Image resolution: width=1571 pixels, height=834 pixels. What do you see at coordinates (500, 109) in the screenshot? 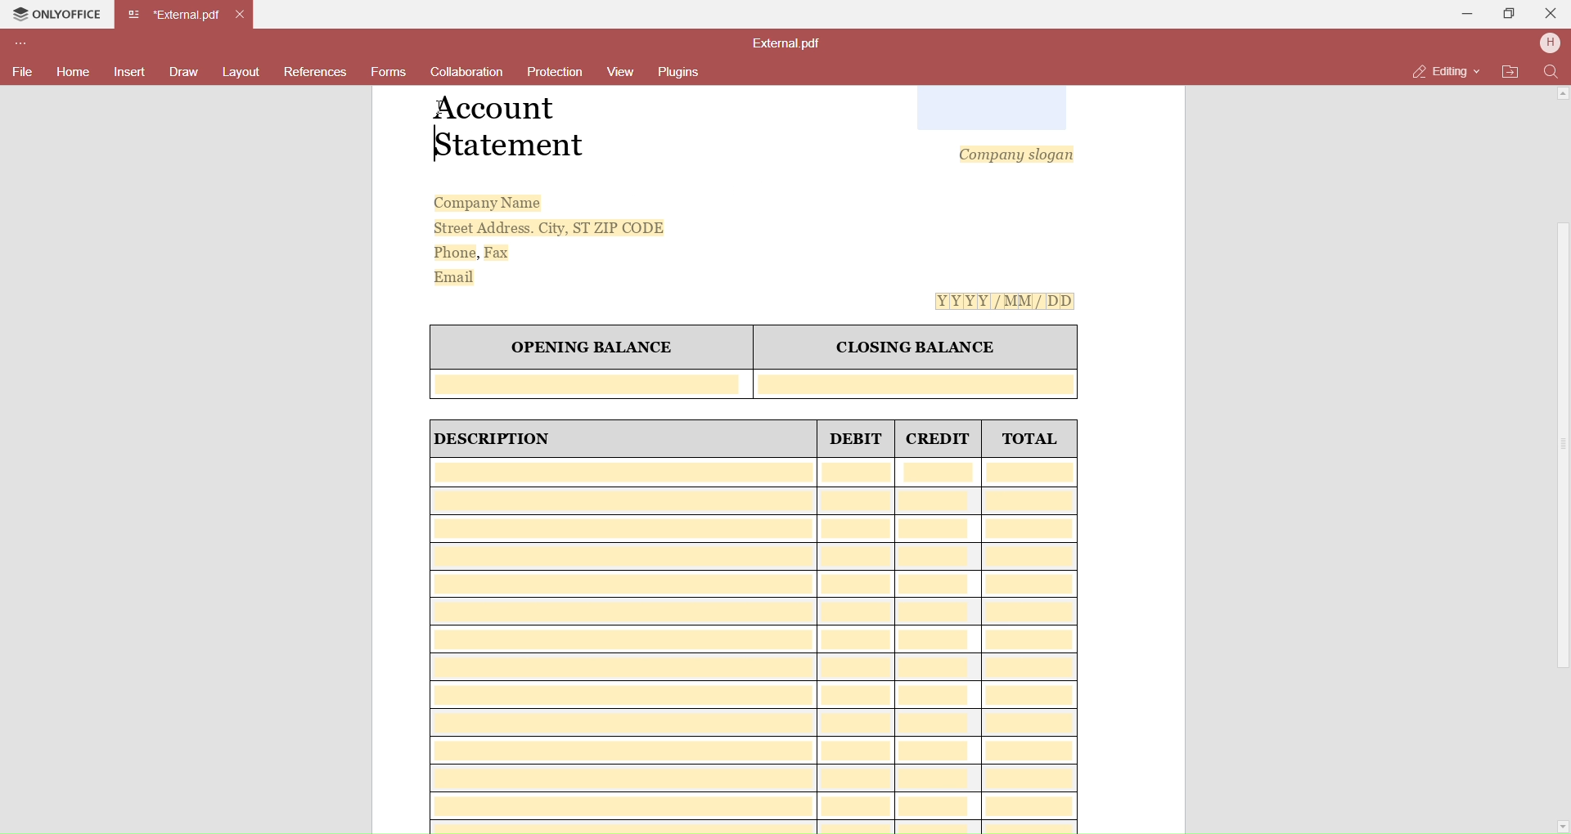
I see `Account` at bounding box center [500, 109].